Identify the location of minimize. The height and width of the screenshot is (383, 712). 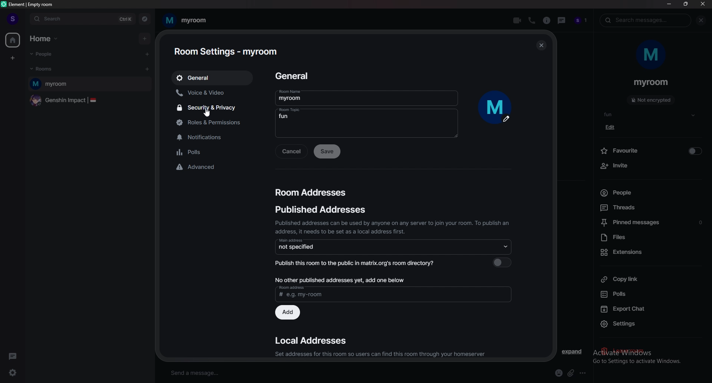
(670, 5).